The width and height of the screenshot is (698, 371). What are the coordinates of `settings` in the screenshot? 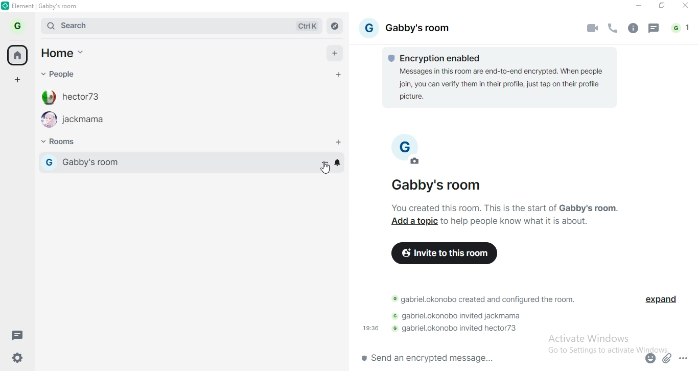 It's located at (17, 358).